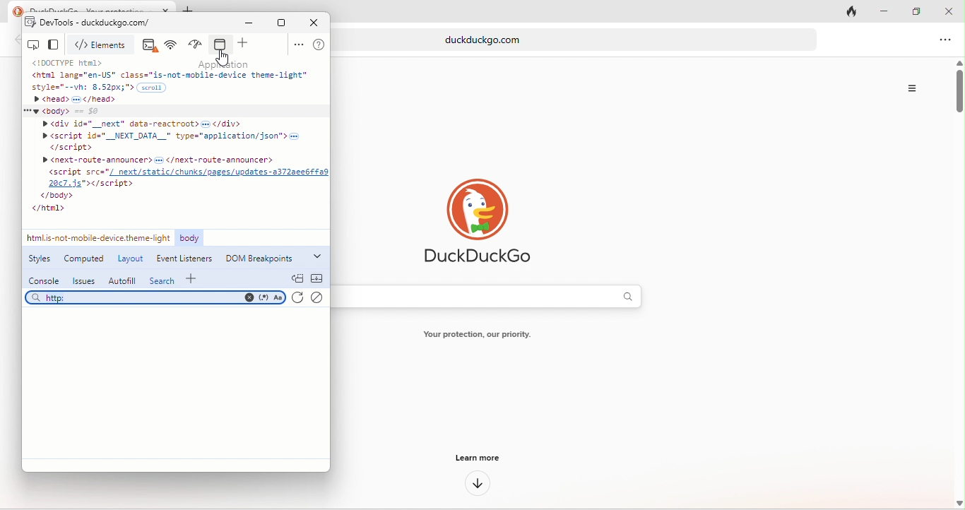 This screenshot has width=965, height=510. I want to click on minimize, so click(244, 24).